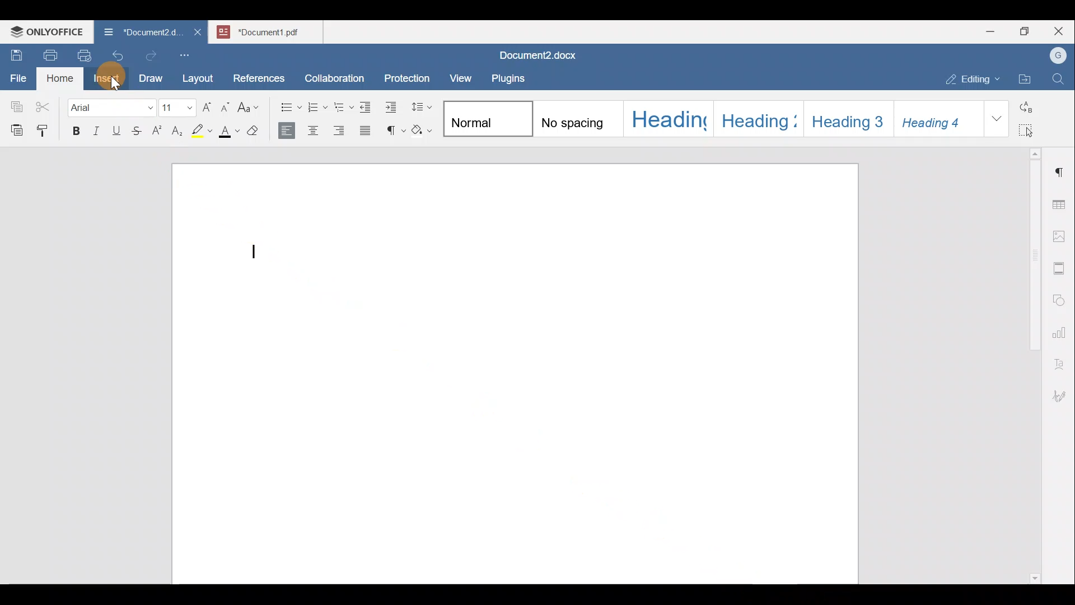 This screenshot has width=1075, height=605. Describe the element at coordinates (1060, 360) in the screenshot. I see `Text Art settings` at that location.